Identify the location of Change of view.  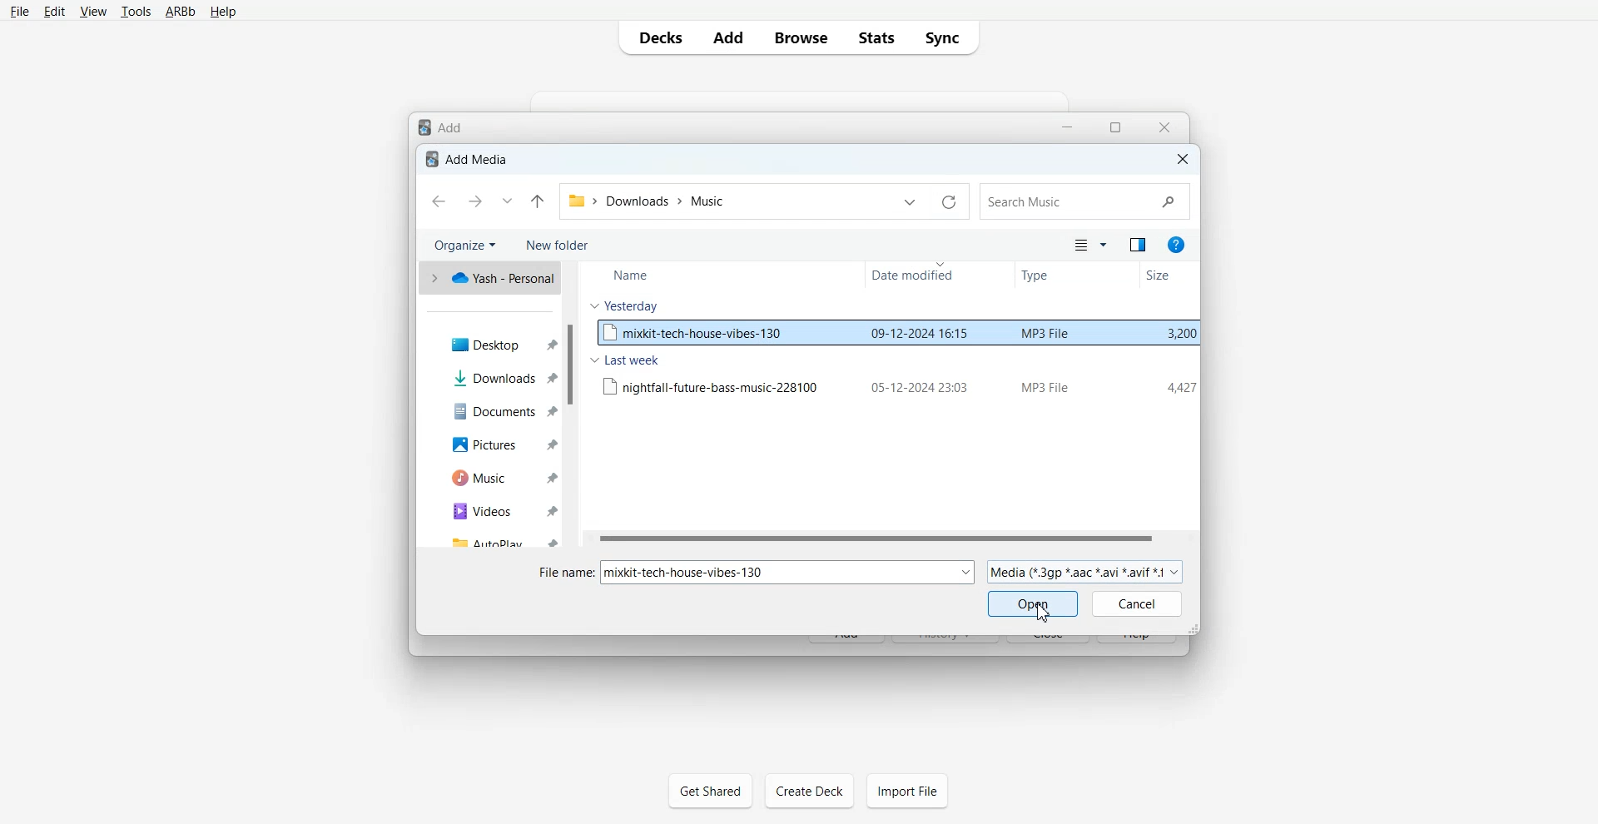
(1089, 246).